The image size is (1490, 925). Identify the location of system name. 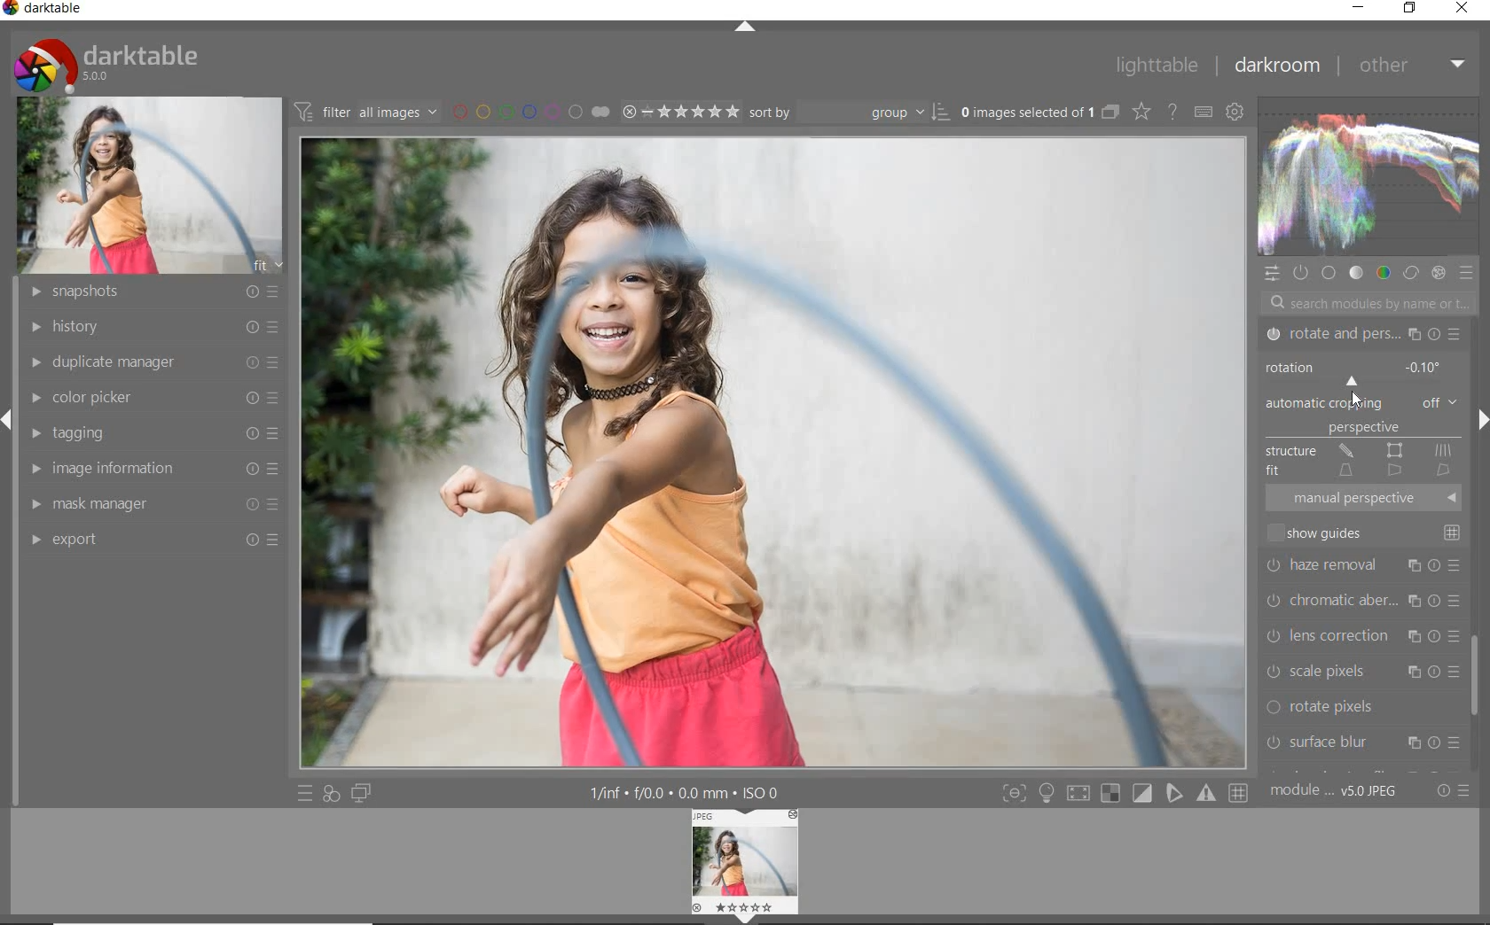
(44, 11).